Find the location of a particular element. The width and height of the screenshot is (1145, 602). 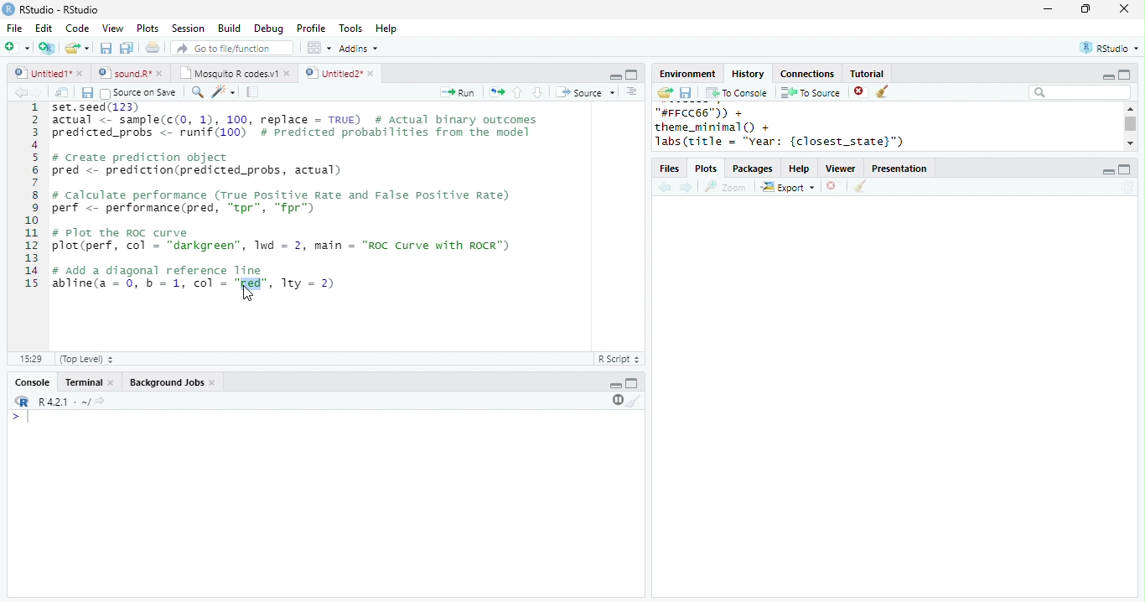

files is located at coordinates (671, 169).